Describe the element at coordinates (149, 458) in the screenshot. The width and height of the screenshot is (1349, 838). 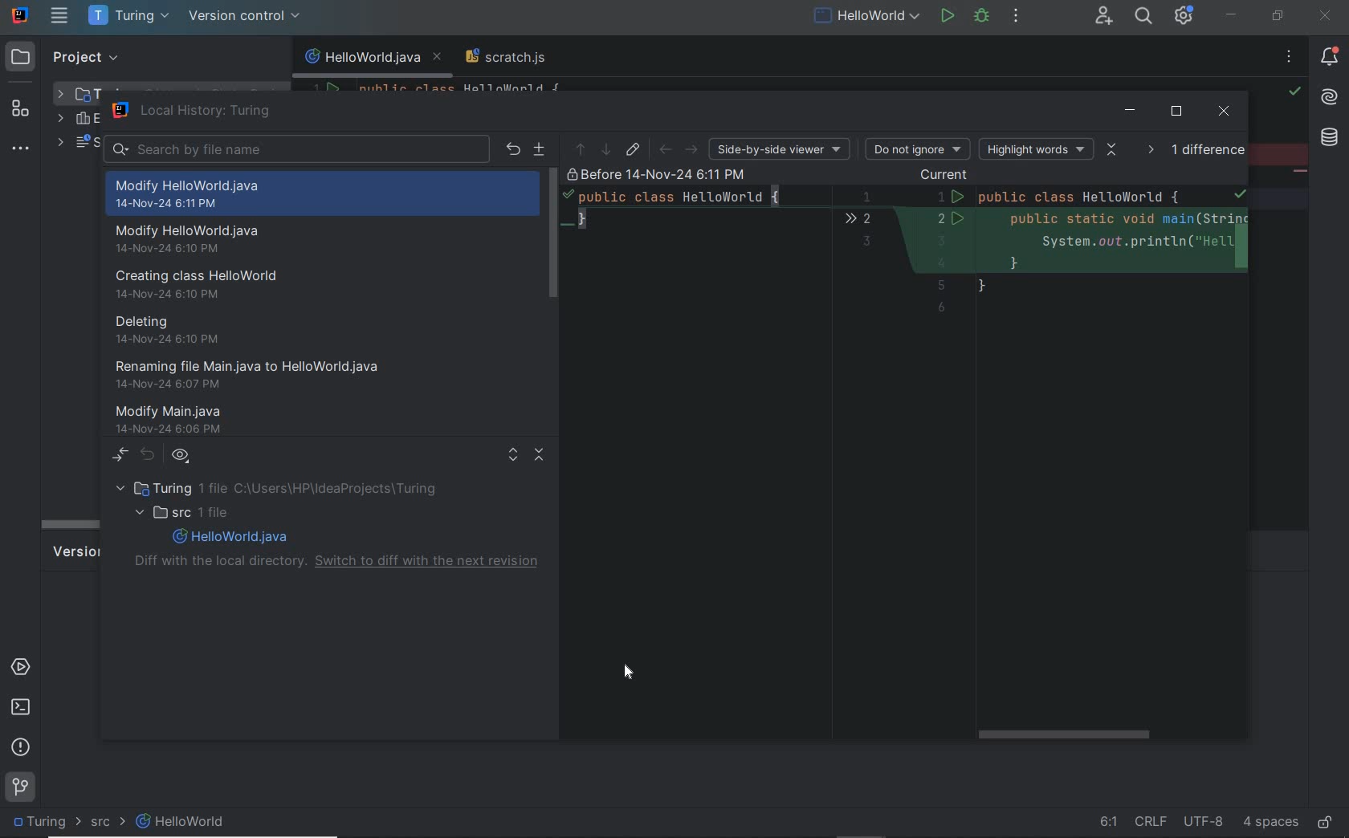
I see `revert selection` at that location.